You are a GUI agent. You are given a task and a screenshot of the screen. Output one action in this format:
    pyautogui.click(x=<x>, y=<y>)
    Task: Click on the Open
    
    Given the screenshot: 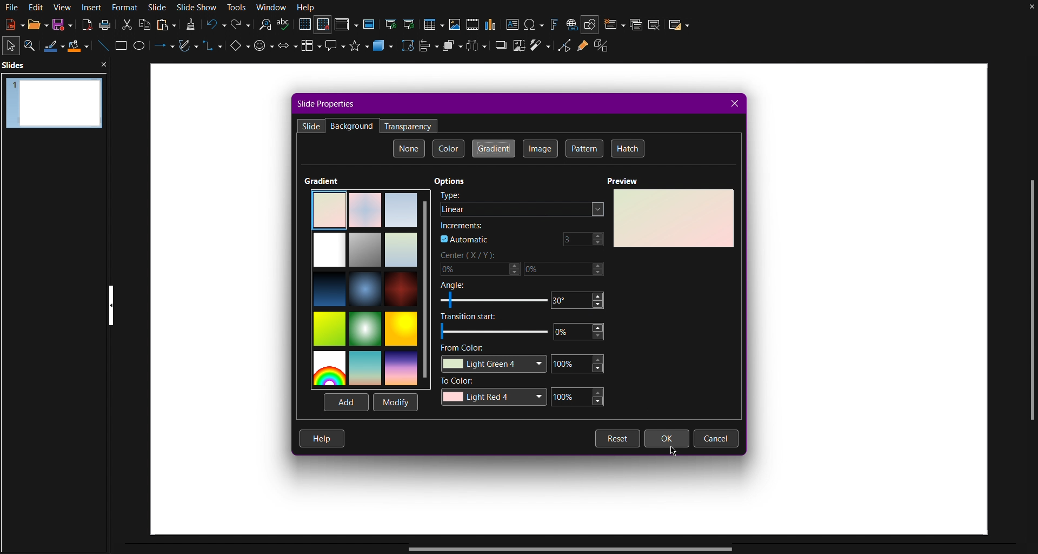 What is the action you would take?
    pyautogui.click(x=34, y=25)
    